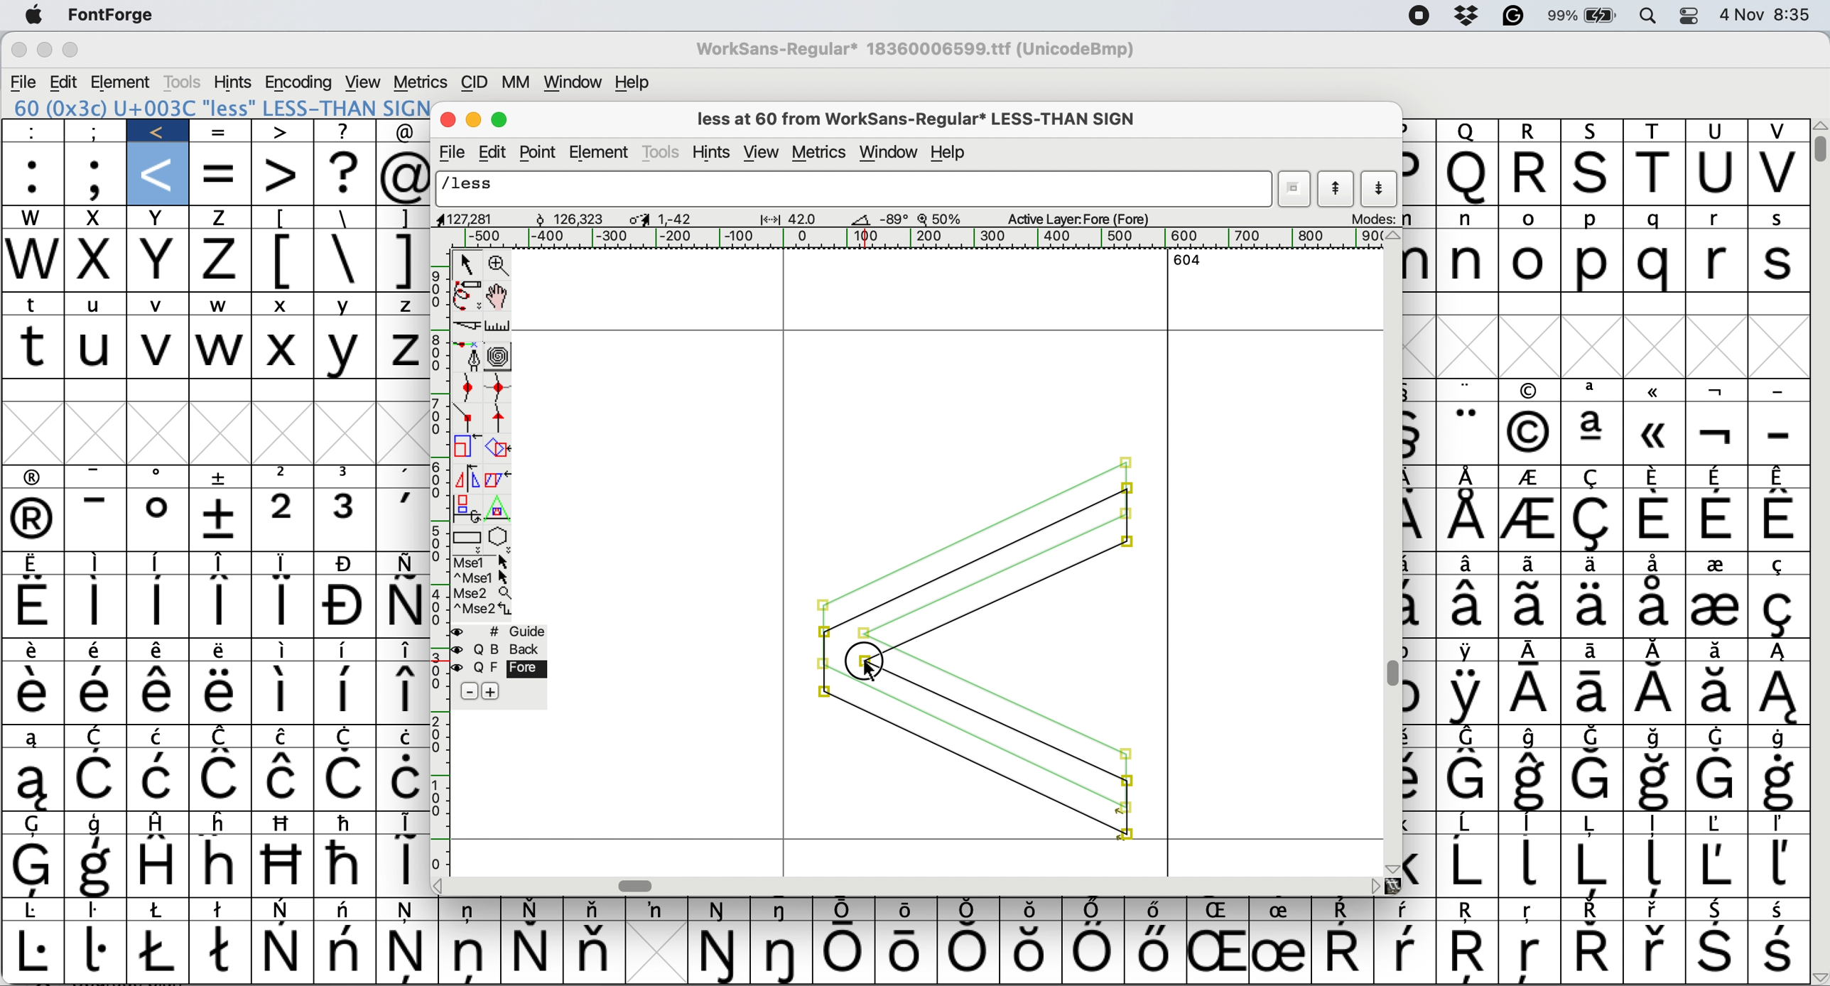  Describe the element at coordinates (764, 151) in the screenshot. I see `view` at that location.